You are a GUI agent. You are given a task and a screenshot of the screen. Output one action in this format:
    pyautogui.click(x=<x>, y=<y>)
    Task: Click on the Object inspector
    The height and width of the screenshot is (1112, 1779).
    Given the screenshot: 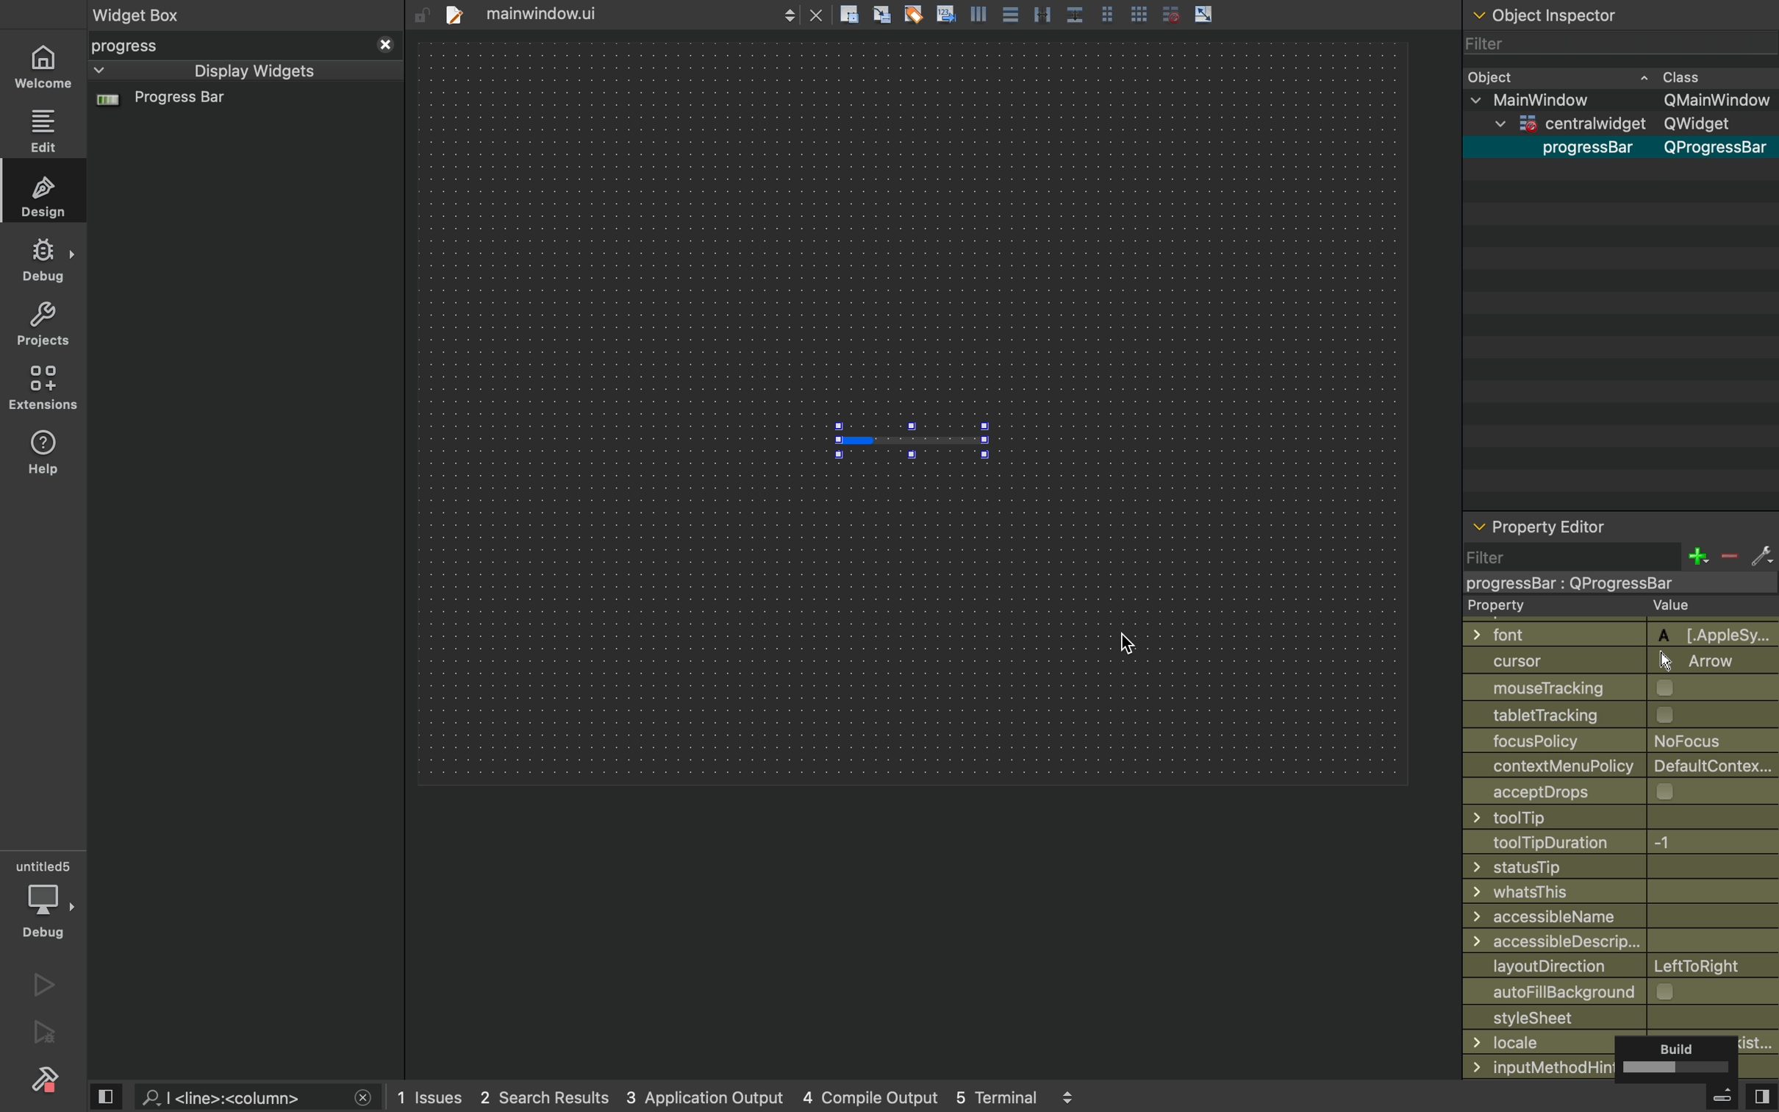 What is the action you would take?
    pyautogui.click(x=1622, y=13)
    